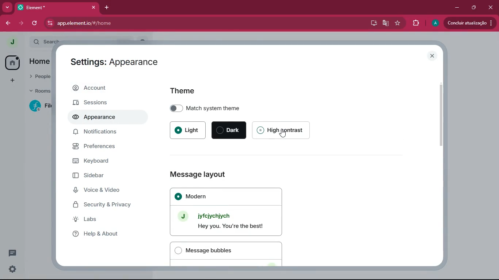 The height and width of the screenshot is (280, 499). What do you see at coordinates (11, 42) in the screenshot?
I see `profile picture` at bounding box center [11, 42].